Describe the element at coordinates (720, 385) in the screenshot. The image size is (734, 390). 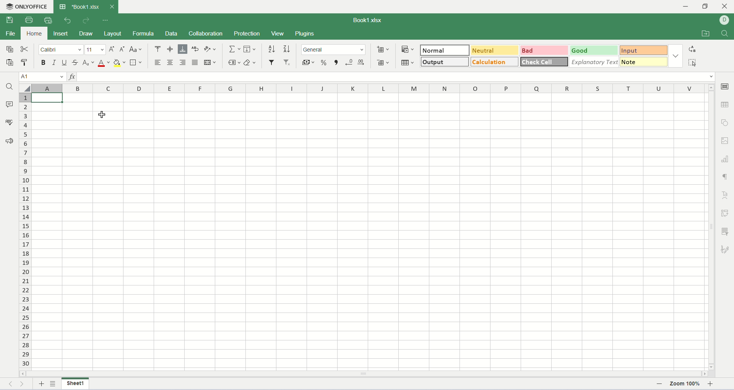
I see `zoom in` at that location.